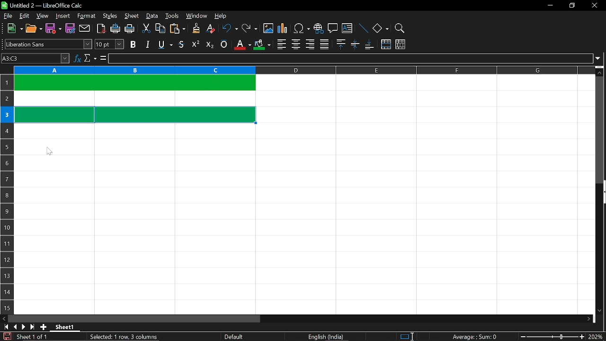  What do you see at coordinates (196, 44) in the screenshot?
I see `supercript` at bounding box center [196, 44].